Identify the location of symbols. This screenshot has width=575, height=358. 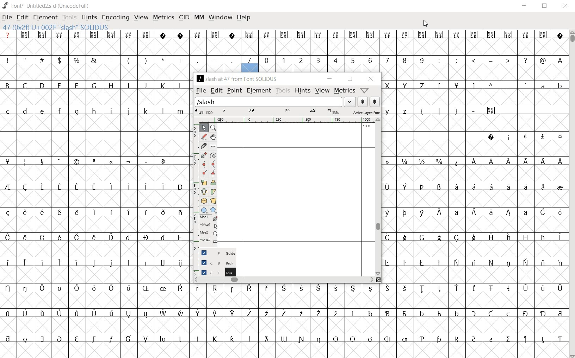
(491, 60).